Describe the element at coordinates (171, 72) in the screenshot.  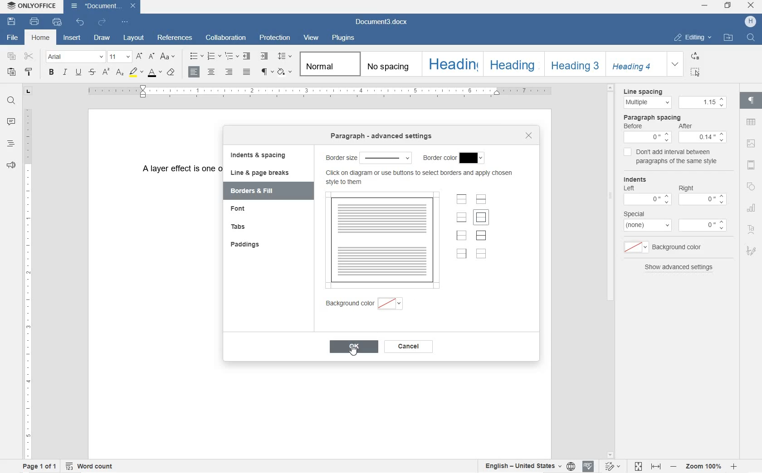
I see `CLEAR STYLE` at that location.